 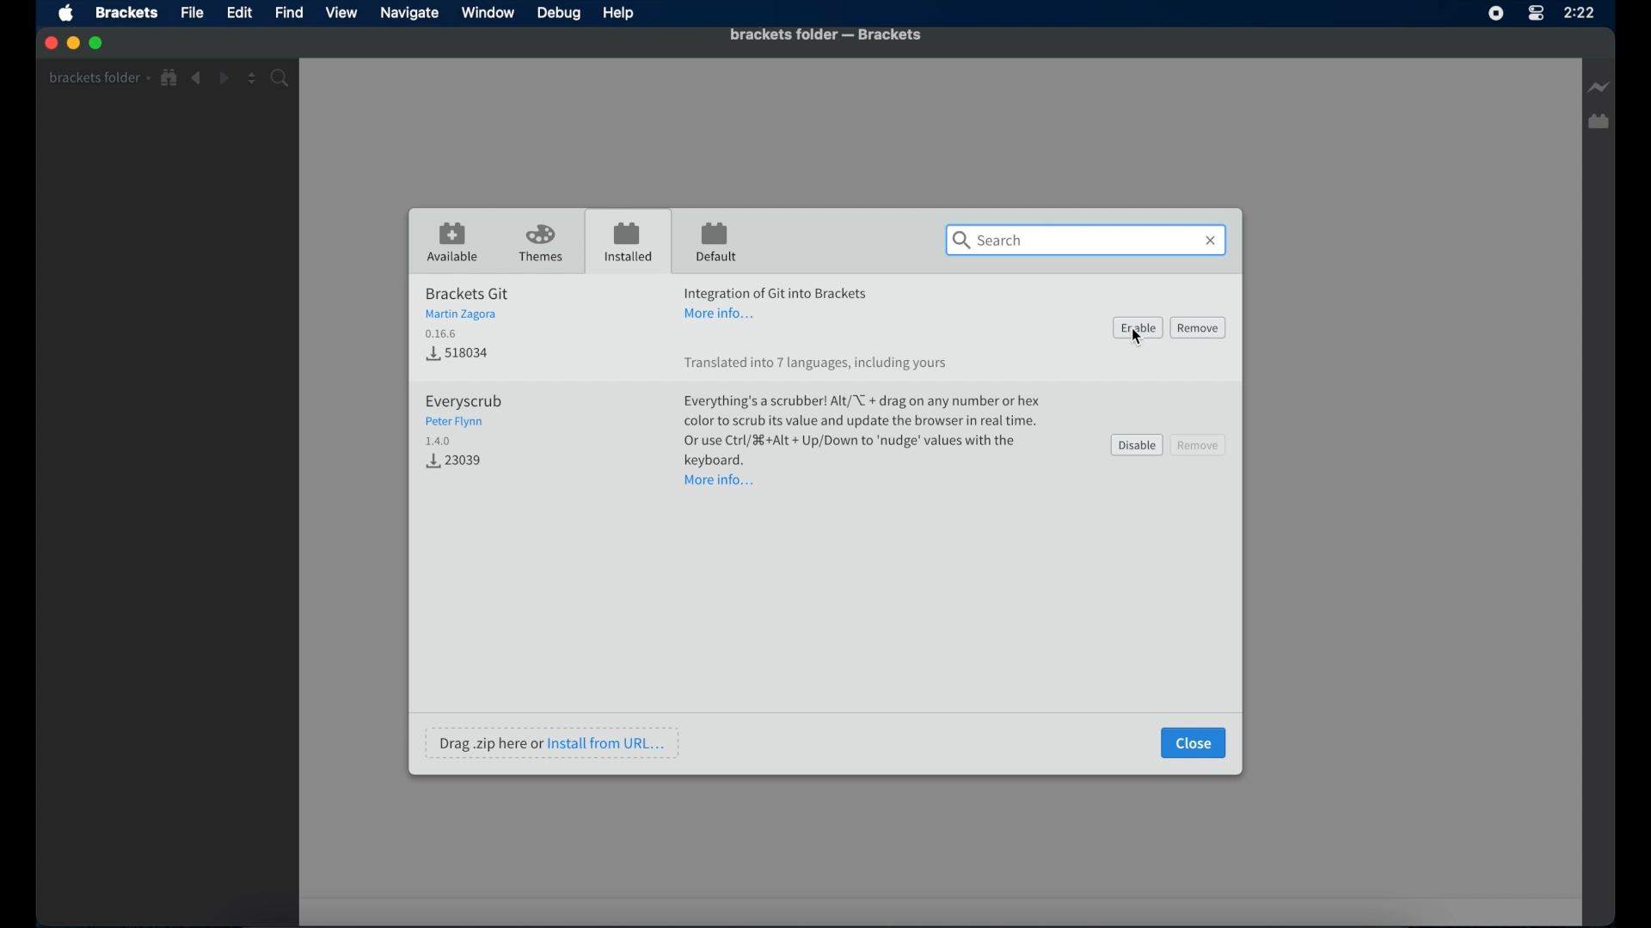 I want to click on More info..., so click(x=721, y=480).